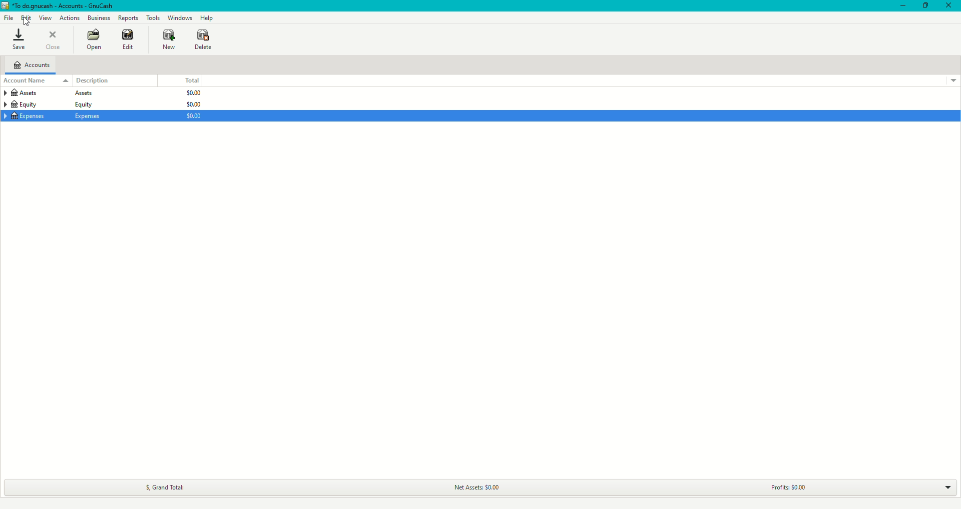 This screenshot has height=509, width=961. I want to click on File, so click(8, 17).